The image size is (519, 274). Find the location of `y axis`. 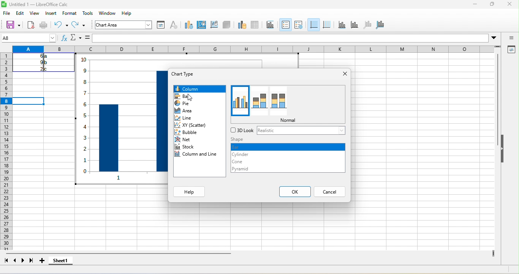

y axis is located at coordinates (354, 25).